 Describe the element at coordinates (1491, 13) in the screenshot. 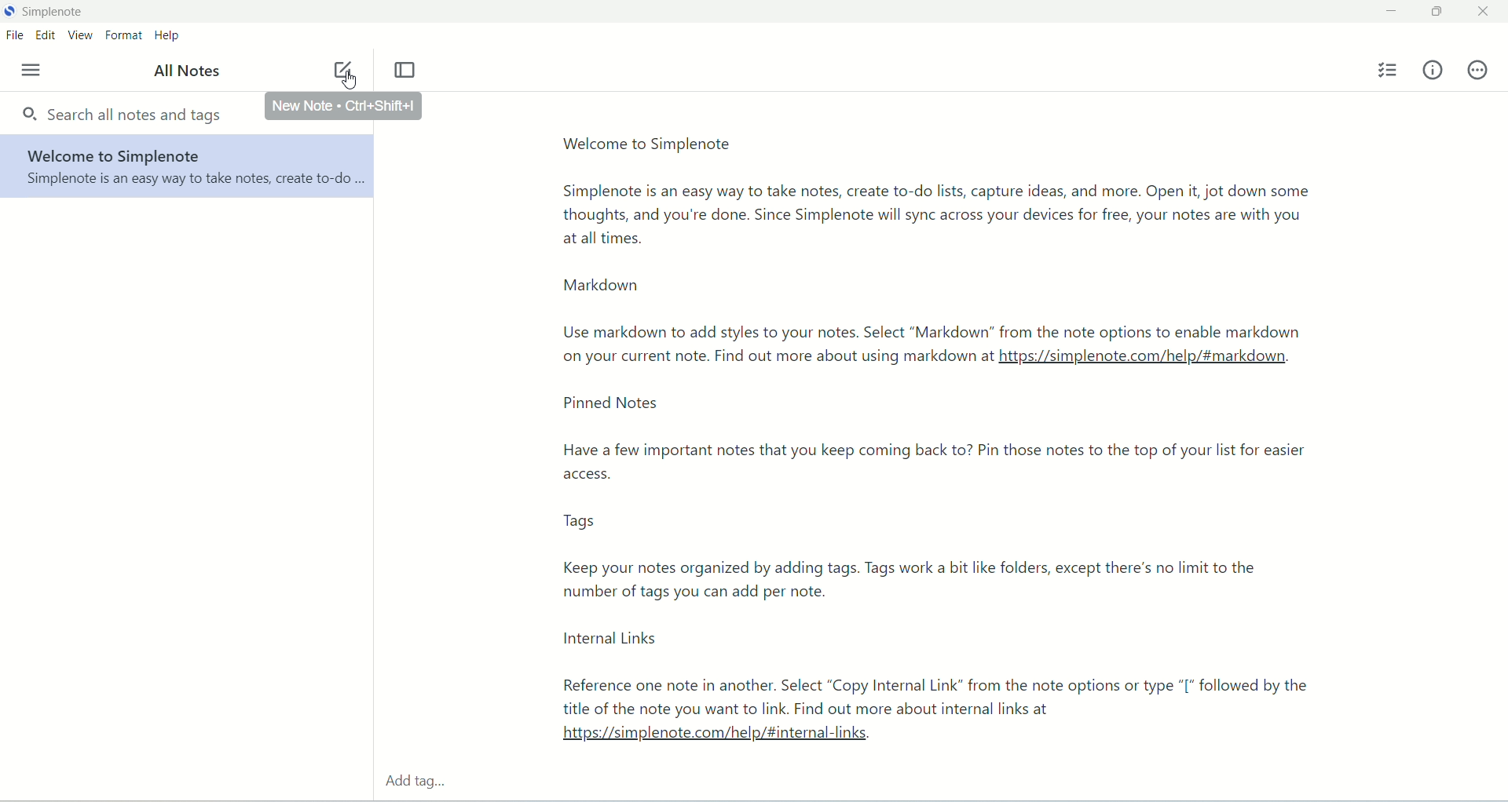

I see `close` at that location.